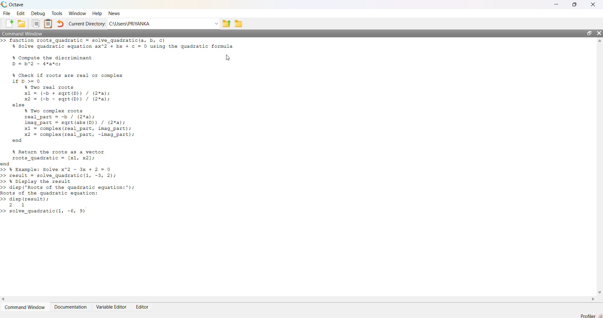 Image resolution: width=603 pixels, height=318 pixels. Describe the element at coordinates (599, 34) in the screenshot. I see `Close` at that location.